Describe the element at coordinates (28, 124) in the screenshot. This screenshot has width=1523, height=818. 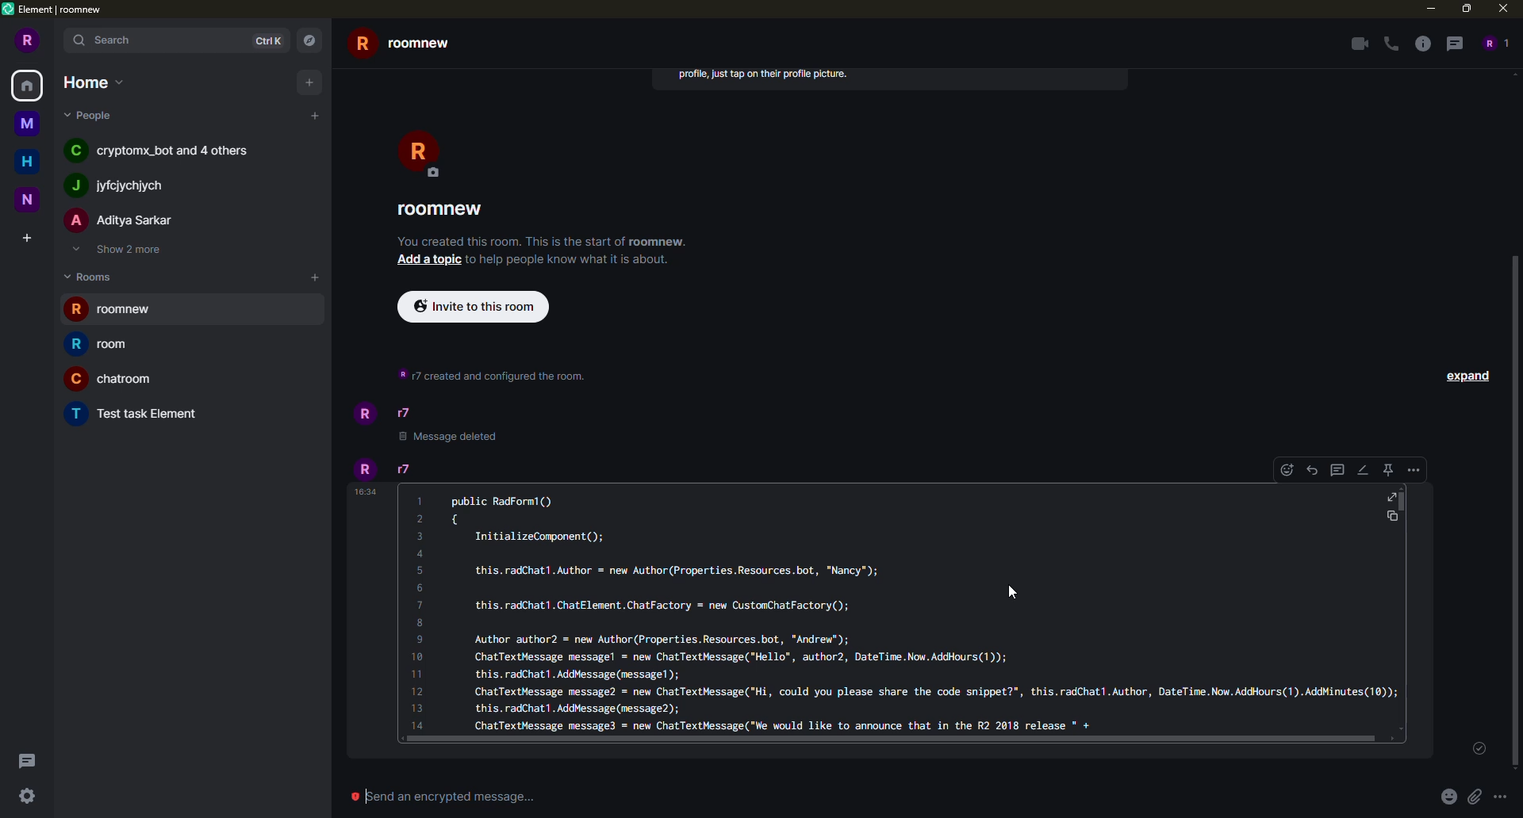
I see `space` at that location.